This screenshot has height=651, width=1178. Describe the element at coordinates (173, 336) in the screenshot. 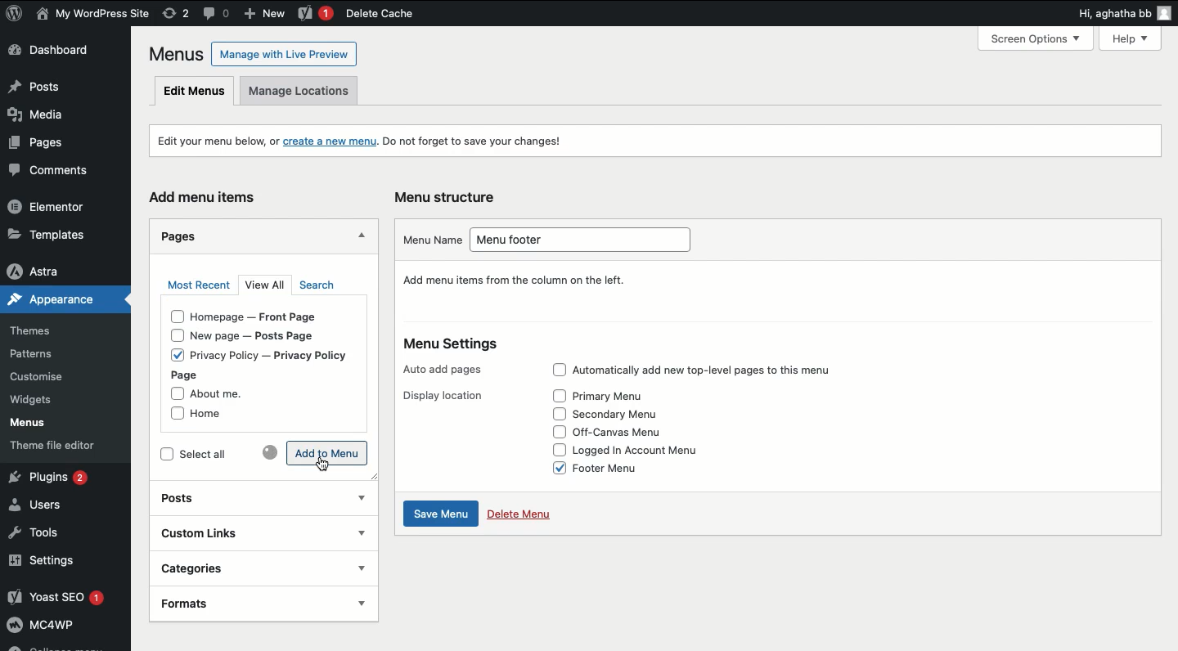

I see `checkbox` at that location.